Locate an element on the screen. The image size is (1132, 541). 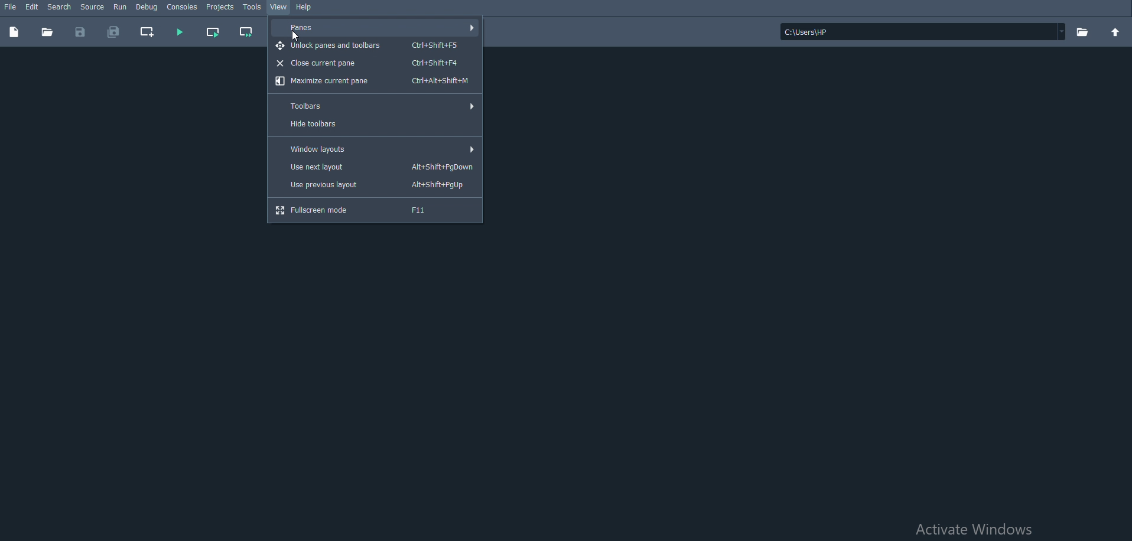
Use previous layout is located at coordinates (373, 184).